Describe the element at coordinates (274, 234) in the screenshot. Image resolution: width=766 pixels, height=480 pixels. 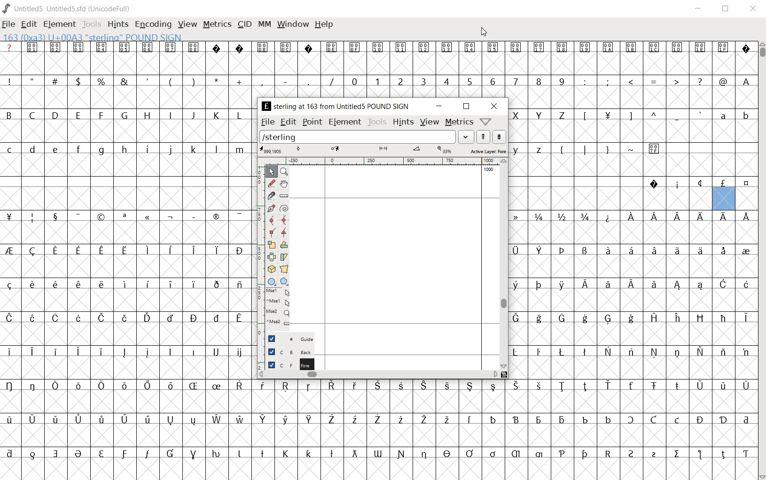
I see `Corner` at that location.